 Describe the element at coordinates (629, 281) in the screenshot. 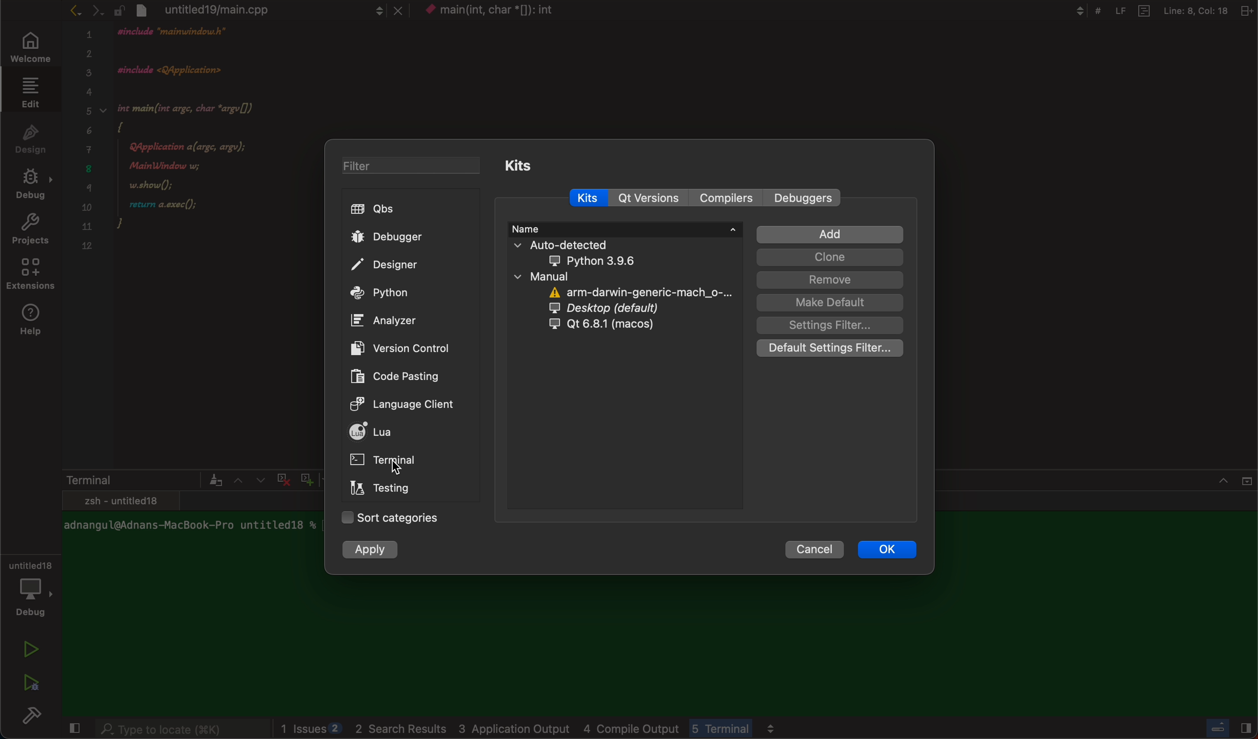

I see `kit information` at that location.